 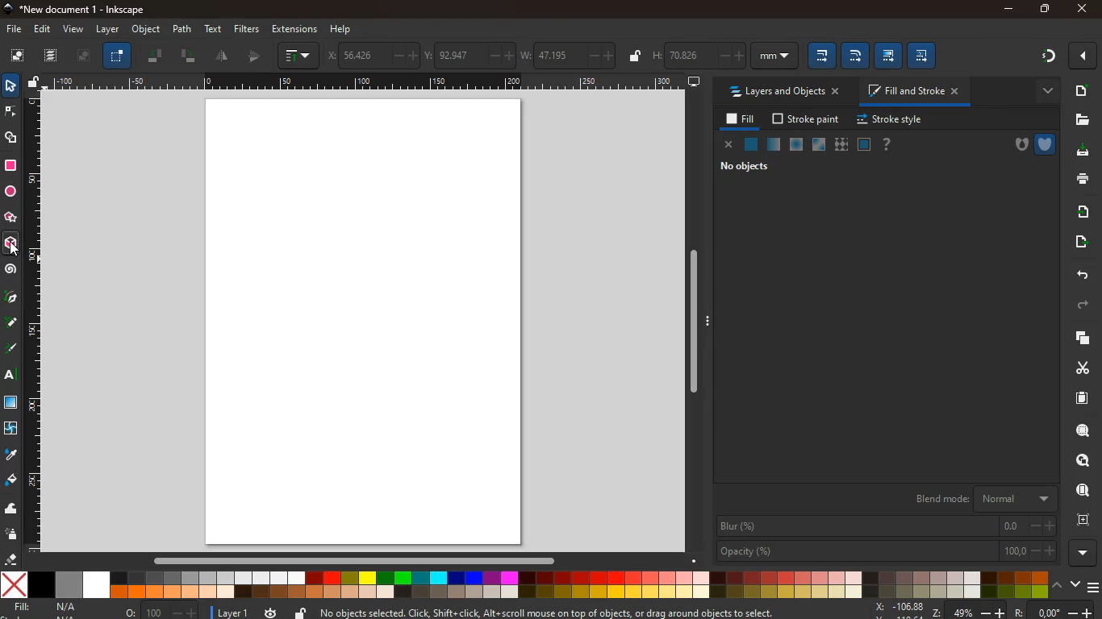 What do you see at coordinates (887, 120) in the screenshot?
I see `stroke style` at bounding box center [887, 120].